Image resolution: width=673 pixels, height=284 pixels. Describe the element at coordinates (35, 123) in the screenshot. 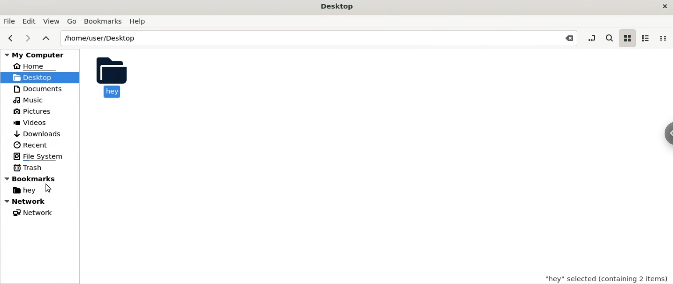

I see `Videos` at that location.